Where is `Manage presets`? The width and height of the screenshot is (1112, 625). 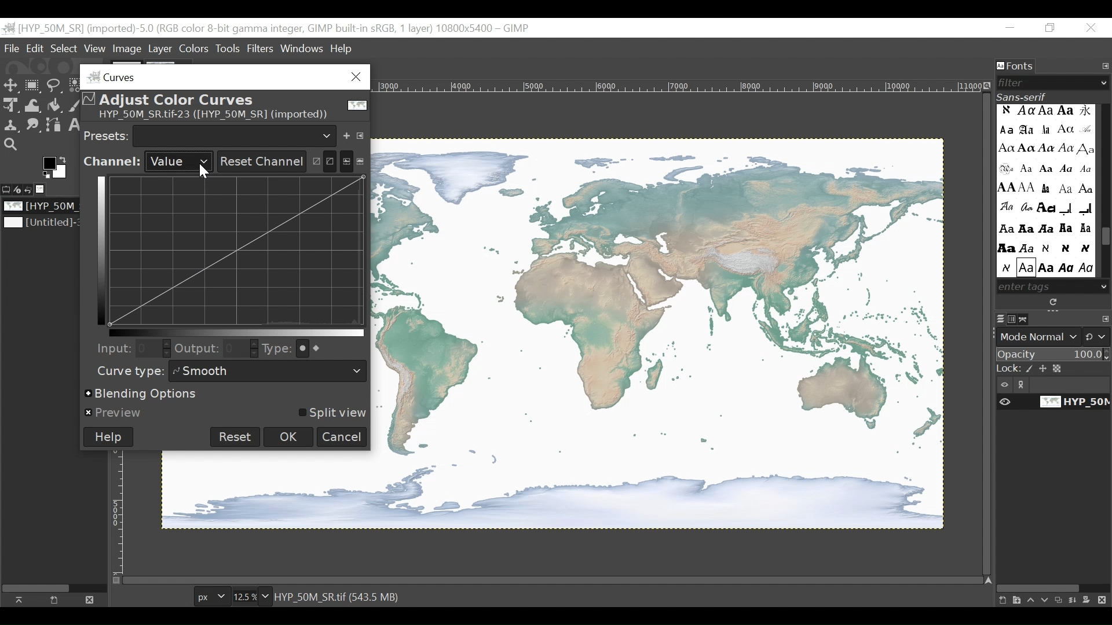 Manage presets is located at coordinates (363, 134).